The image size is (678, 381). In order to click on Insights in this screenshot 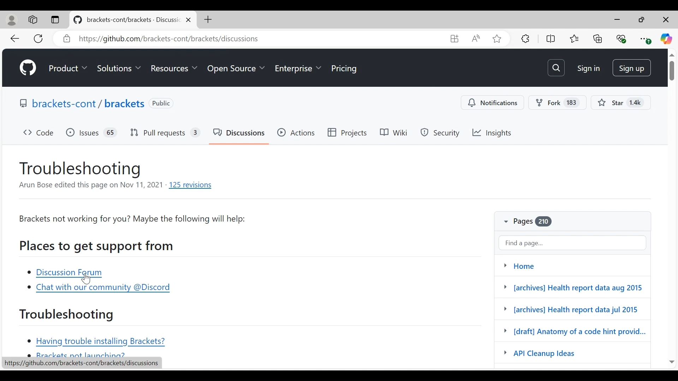, I will do `click(493, 133)`.